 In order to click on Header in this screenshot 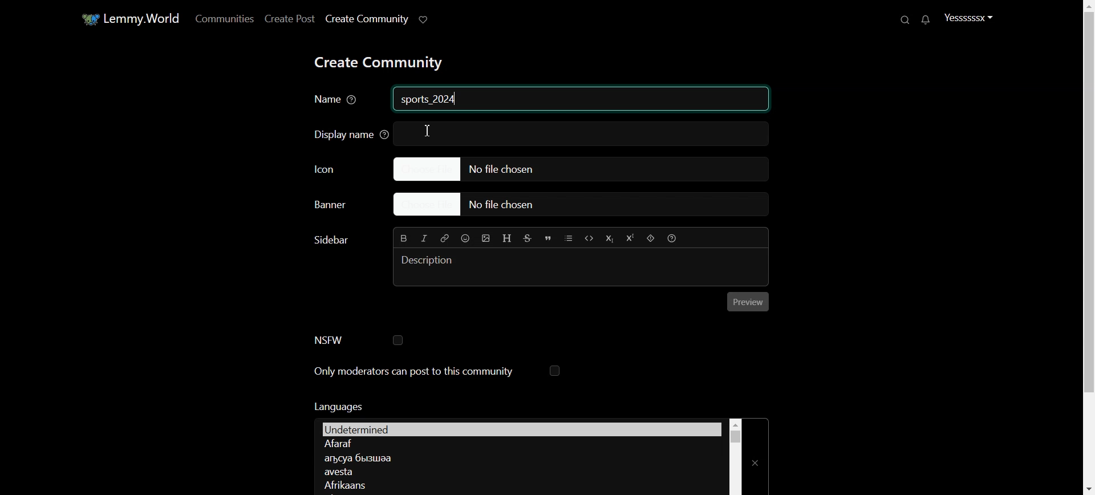, I will do `click(508, 239)`.